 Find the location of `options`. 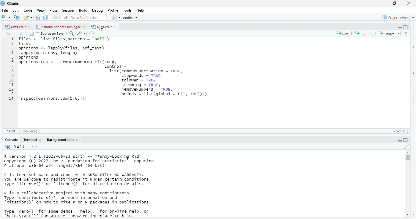

options is located at coordinates (116, 17).